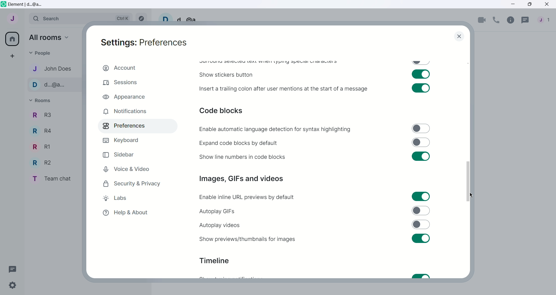  Describe the element at coordinates (420, 74) in the screenshot. I see `Toggle swtich on for show stickers button` at that location.